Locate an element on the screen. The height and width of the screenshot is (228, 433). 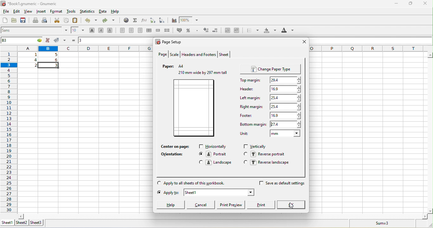
sheet 3 is located at coordinates (38, 223).